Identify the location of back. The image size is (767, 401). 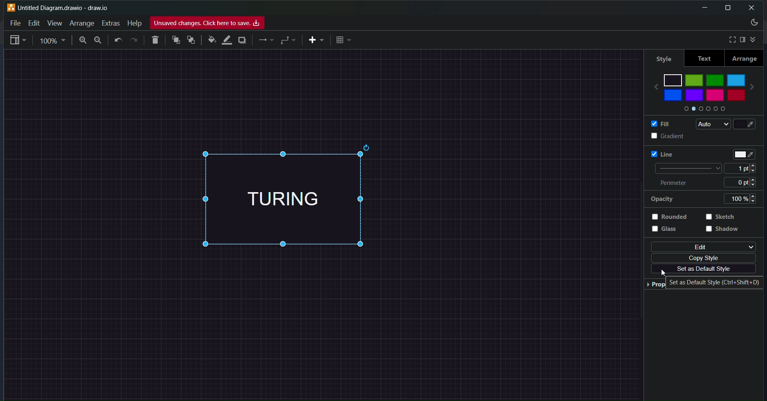
(652, 84).